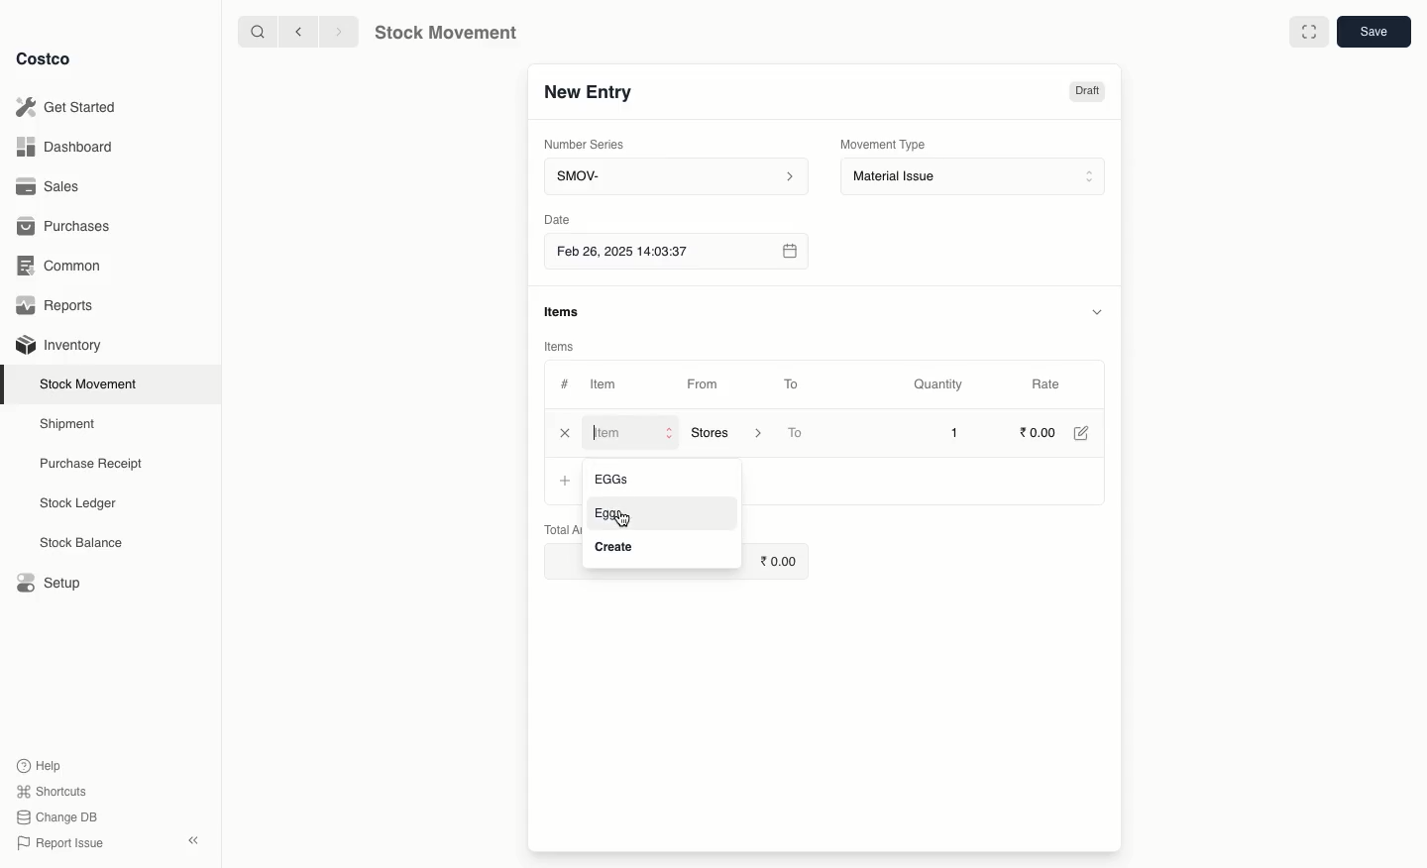 Image resolution: width=1427 pixels, height=868 pixels. Describe the element at coordinates (565, 384) in the screenshot. I see `#` at that location.